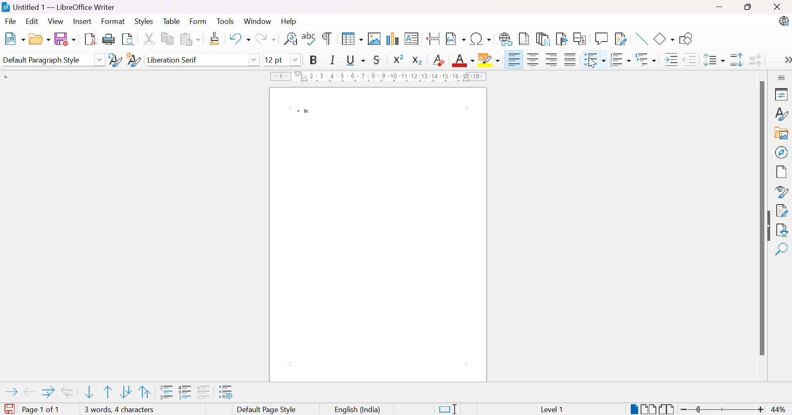 This screenshot has width=792, height=415. Describe the element at coordinates (759, 218) in the screenshot. I see `Scroll bar` at that location.